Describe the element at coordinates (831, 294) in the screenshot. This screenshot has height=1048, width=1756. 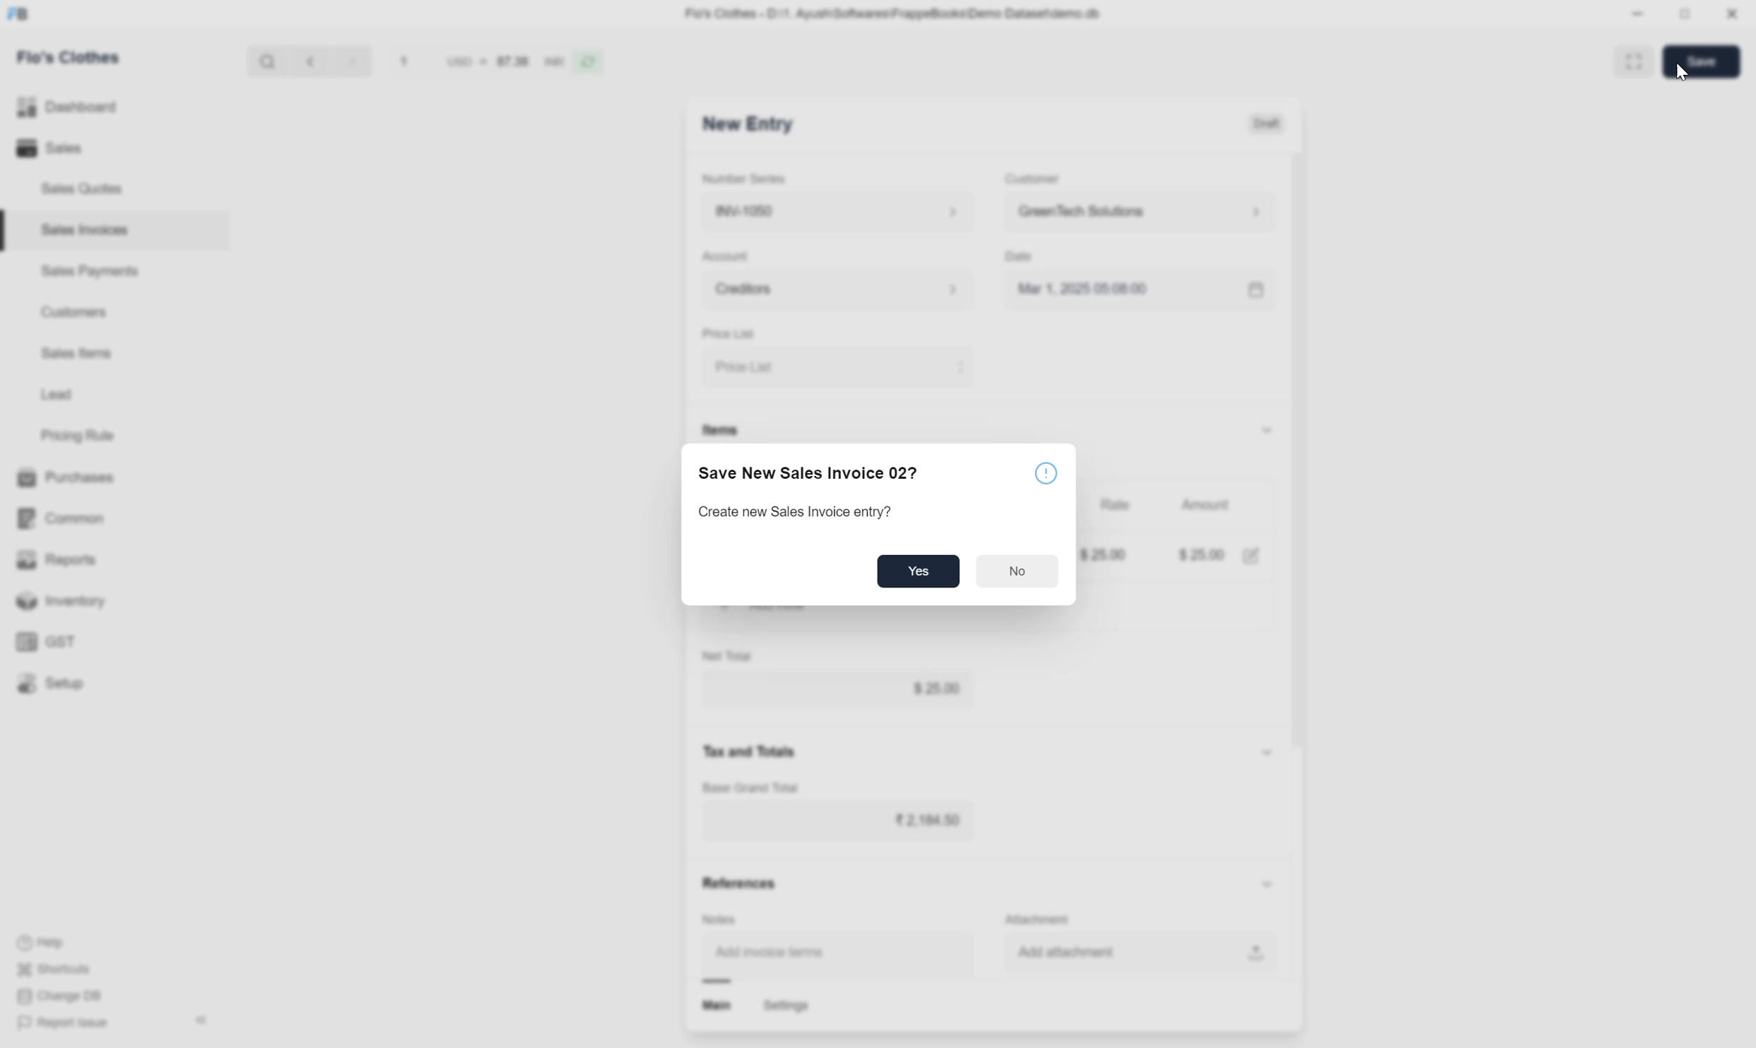
I see `Select Account` at that location.